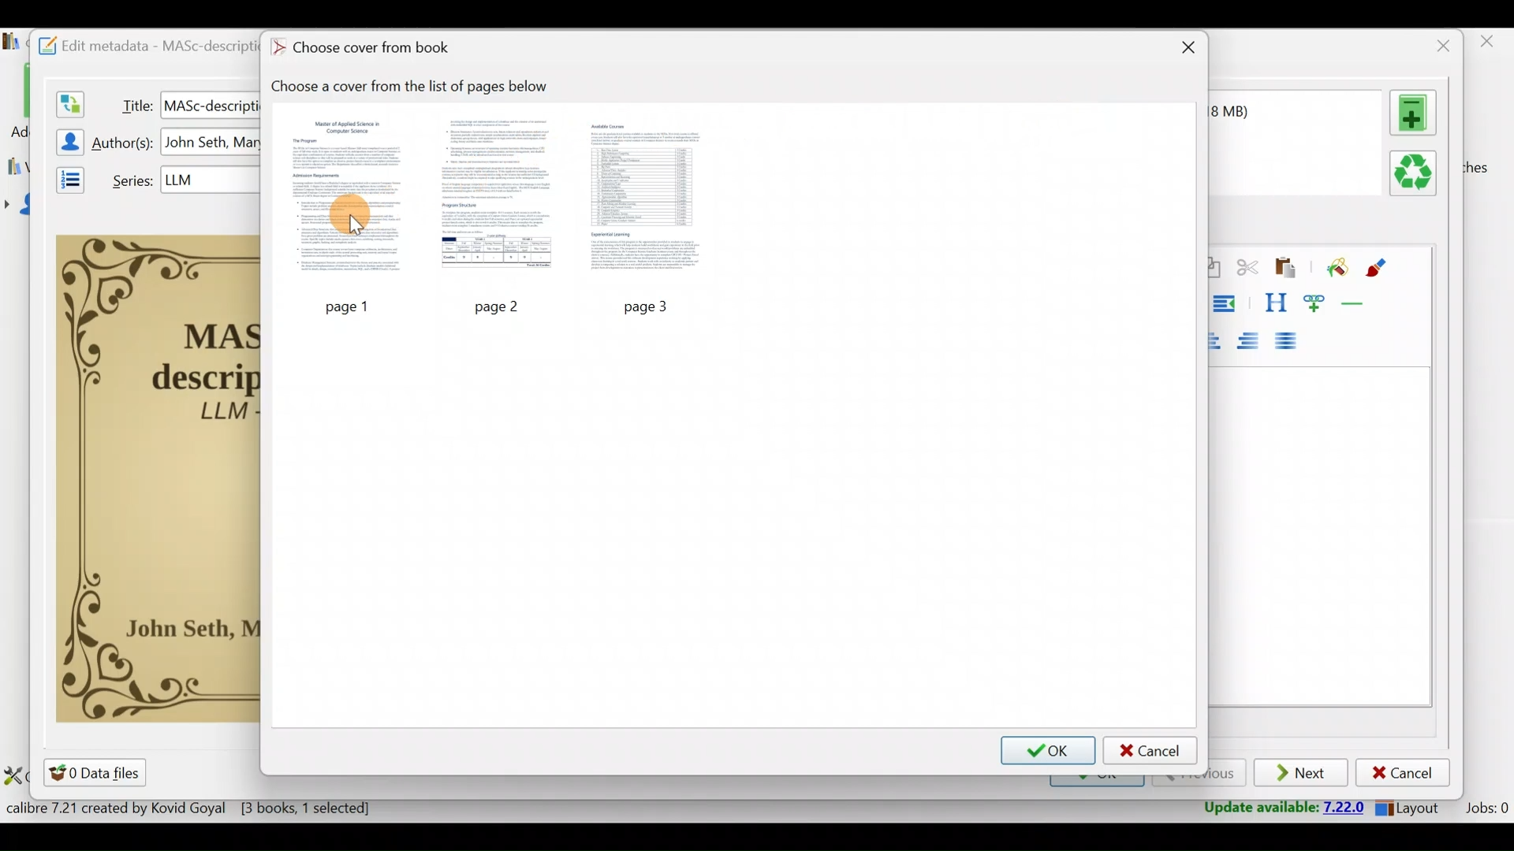 This screenshot has height=851, width=1514. Describe the element at coordinates (653, 305) in the screenshot. I see `` at that location.